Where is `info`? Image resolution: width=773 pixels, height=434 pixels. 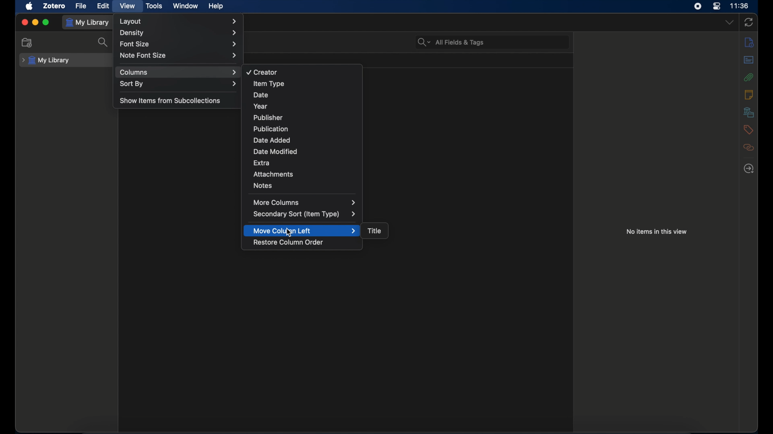 info is located at coordinates (750, 43).